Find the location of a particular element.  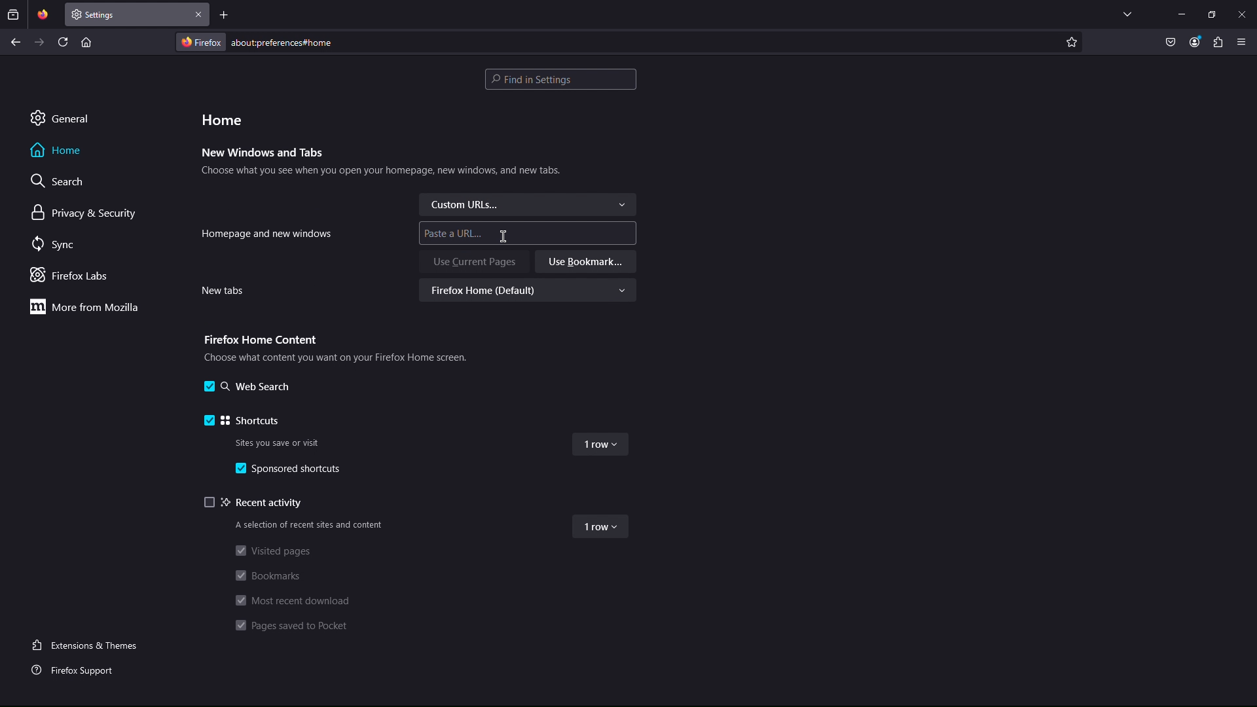

Refresh is located at coordinates (64, 41).